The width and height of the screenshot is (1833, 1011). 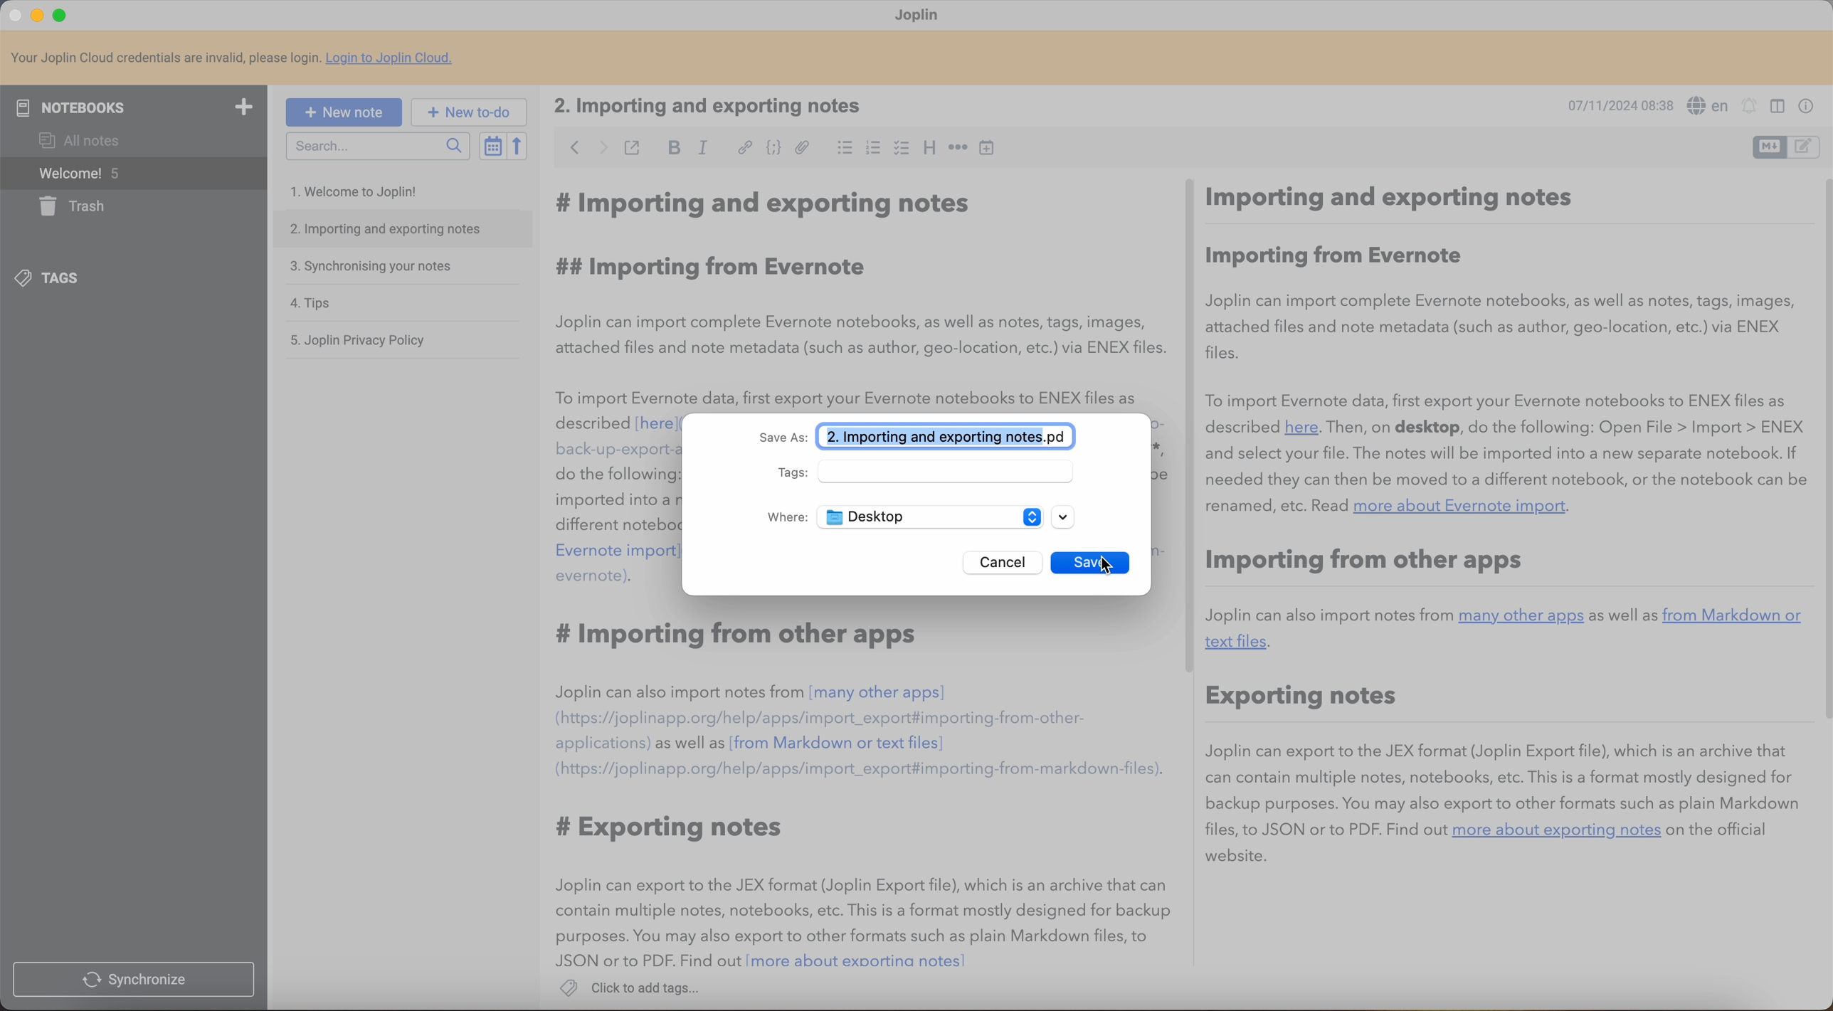 I want to click on scroll bar, so click(x=1822, y=449).